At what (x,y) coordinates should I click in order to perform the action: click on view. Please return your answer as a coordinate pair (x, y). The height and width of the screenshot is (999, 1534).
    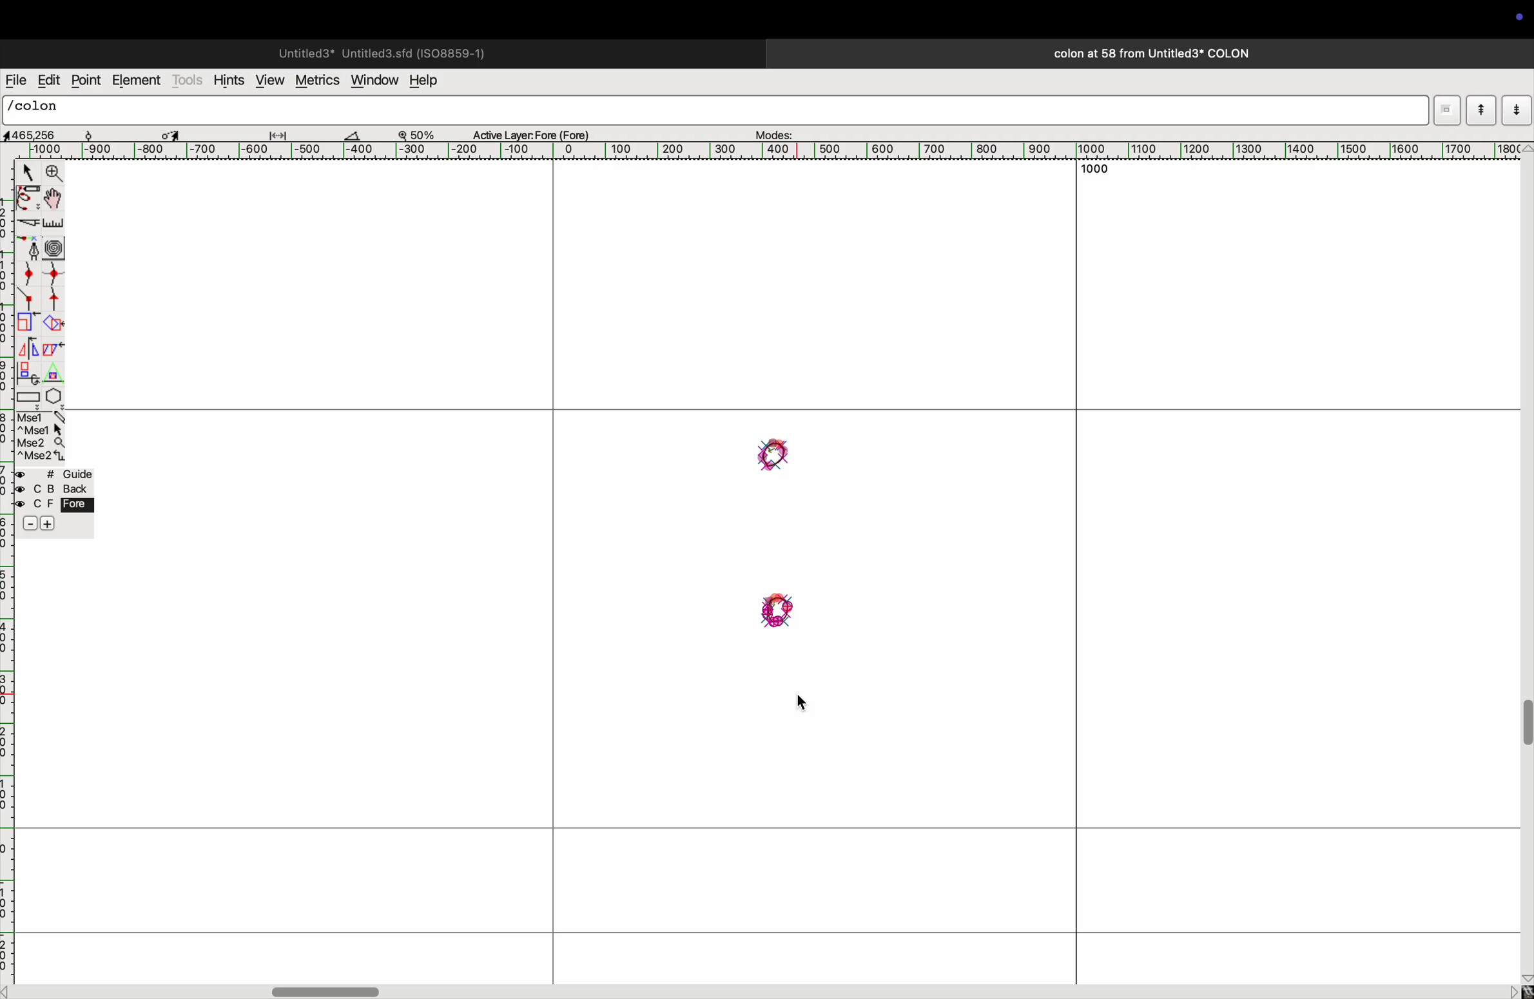
    Looking at the image, I should click on (268, 80).